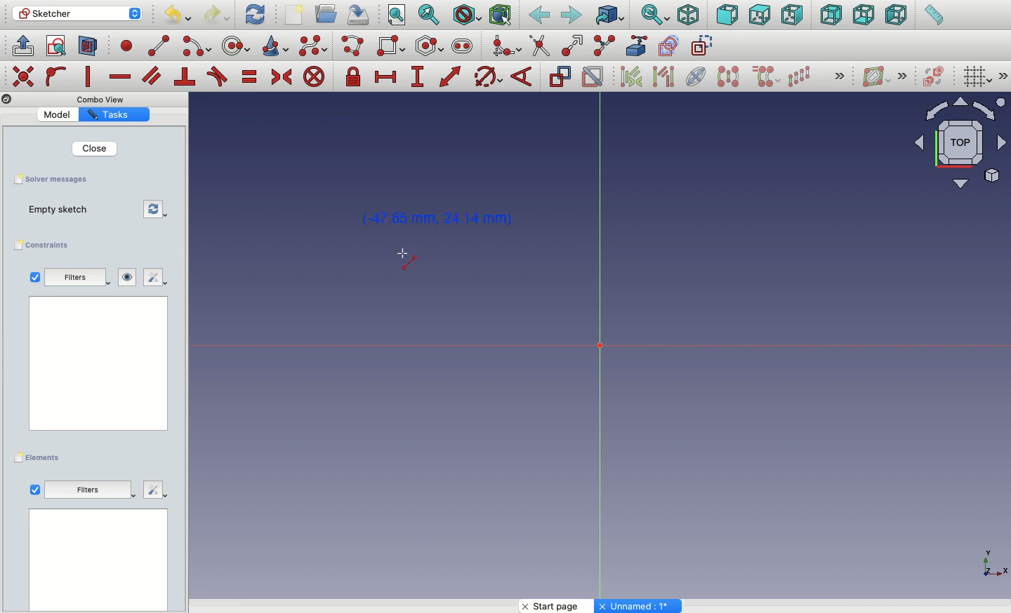 Image resolution: width=1011 pixels, height=613 pixels. What do you see at coordinates (1003, 76) in the screenshot?
I see `` at bounding box center [1003, 76].